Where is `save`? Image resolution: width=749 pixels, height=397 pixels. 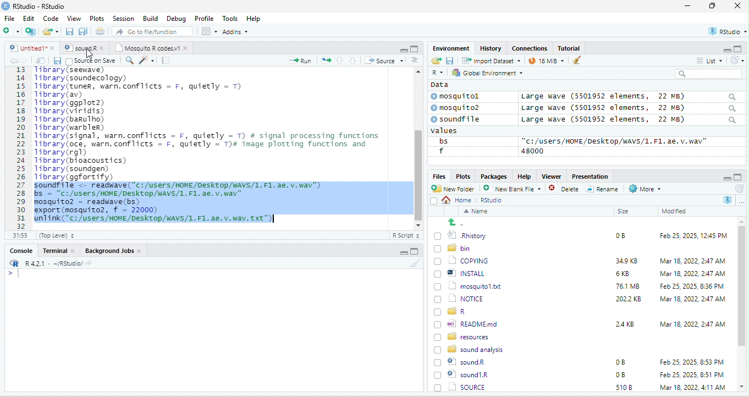 save is located at coordinates (449, 60).